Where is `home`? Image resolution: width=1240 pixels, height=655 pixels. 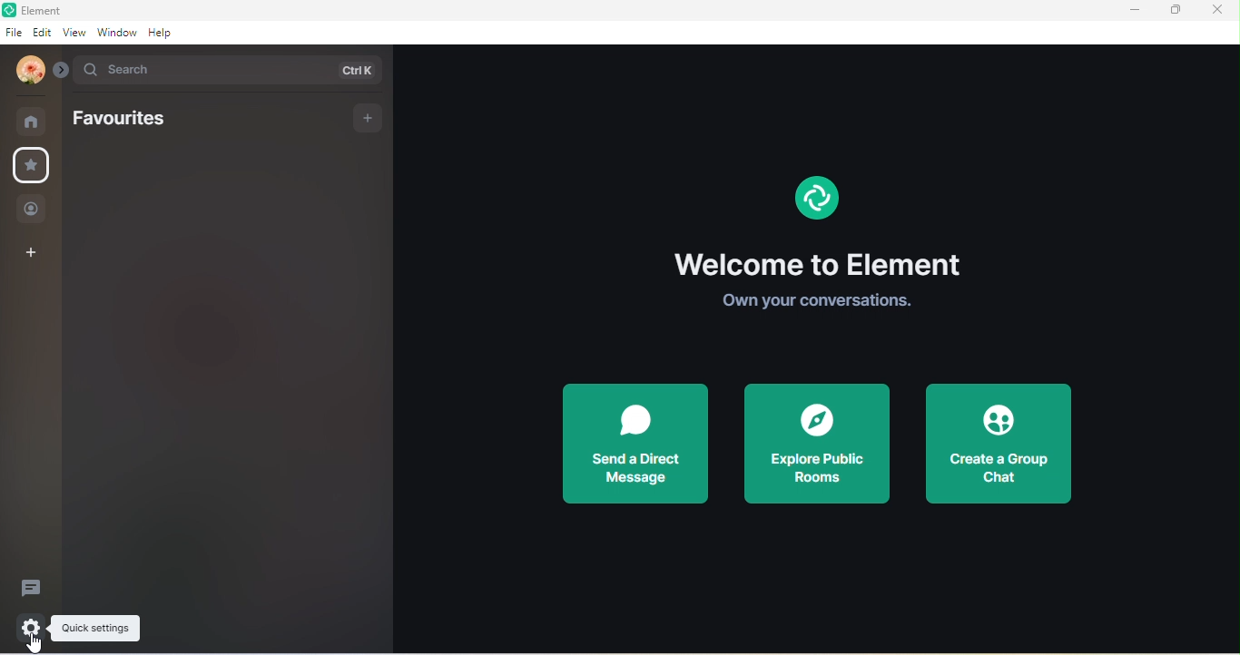 home is located at coordinates (33, 121).